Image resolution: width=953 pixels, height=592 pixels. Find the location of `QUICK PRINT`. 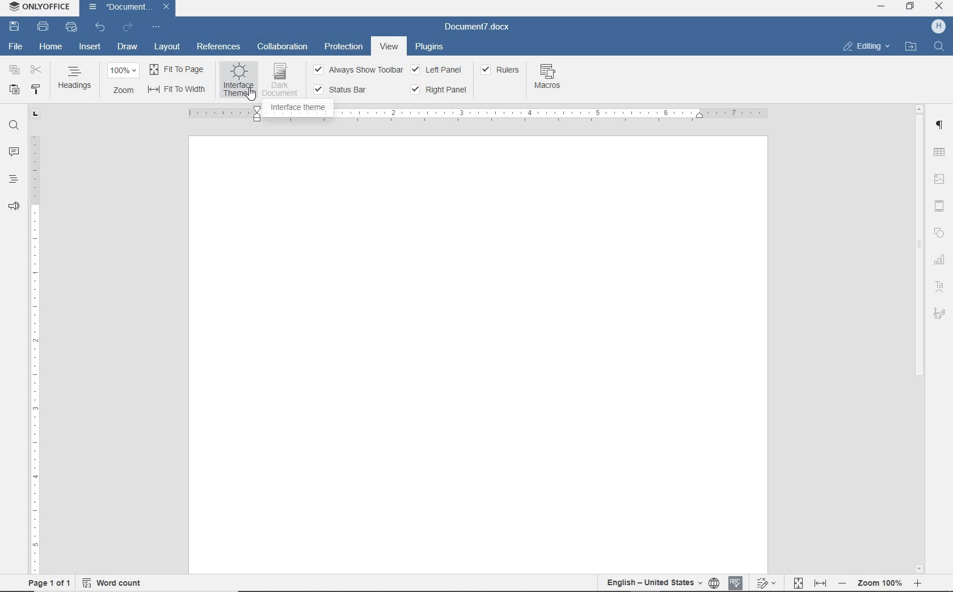

QUICK PRINT is located at coordinates (70, 26).